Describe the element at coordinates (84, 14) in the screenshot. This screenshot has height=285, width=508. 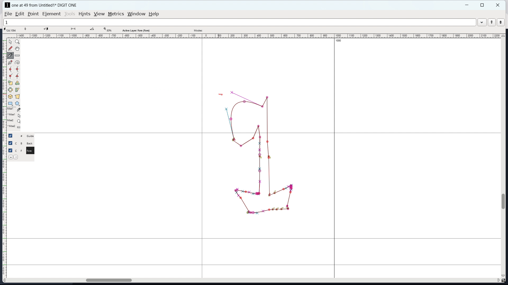
I see `hints` at that location.